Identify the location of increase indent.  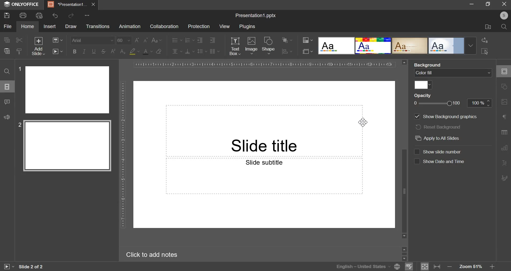
(212, 40).